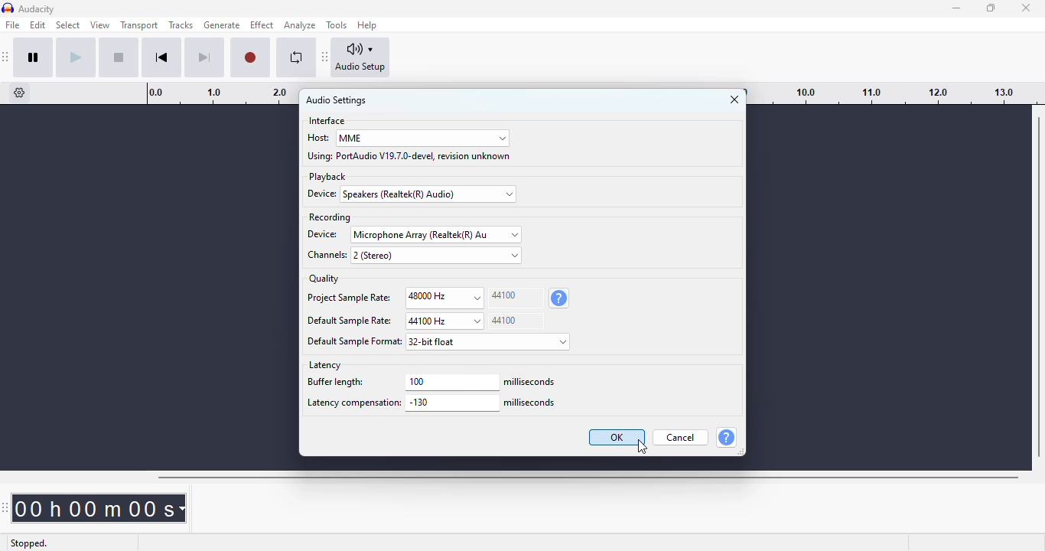 The height and width of the screenshot is (551, 1045). Describe the element at coordinates (13, 24) in the screenshot. I see `file` at that location.